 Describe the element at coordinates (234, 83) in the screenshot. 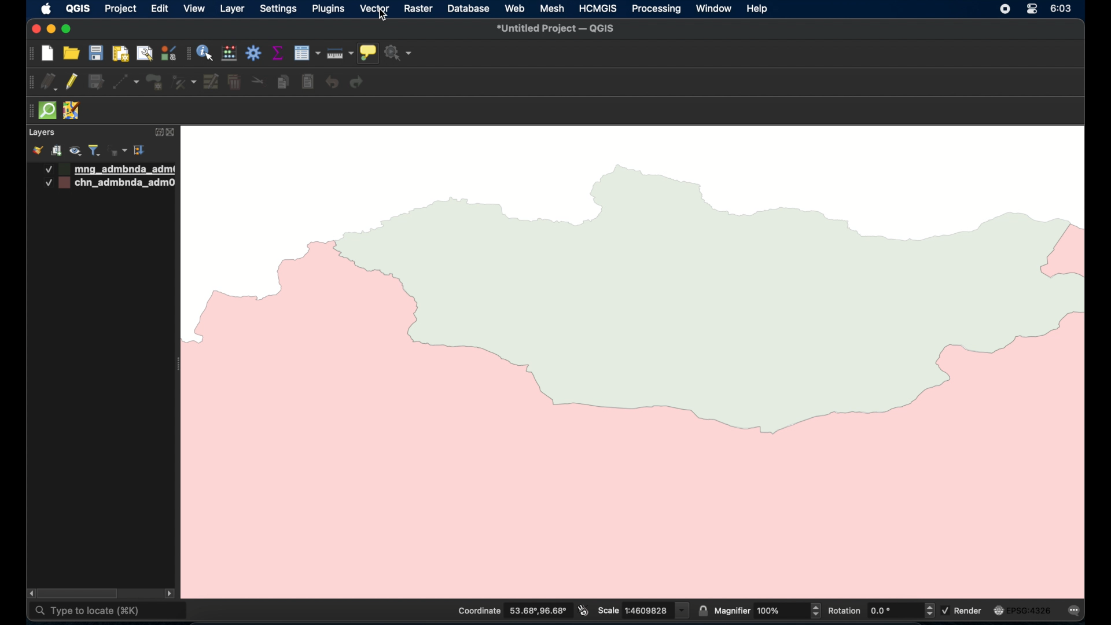

I see `delete selected` at that location.